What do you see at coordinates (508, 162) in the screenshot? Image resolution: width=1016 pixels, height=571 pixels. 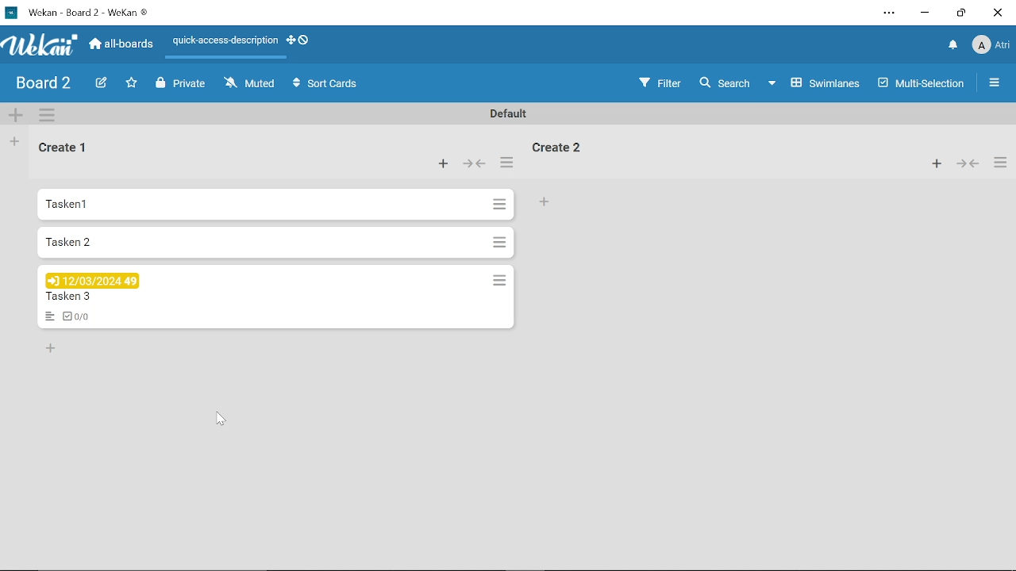 I see `More` at bounding box center [508, 162].